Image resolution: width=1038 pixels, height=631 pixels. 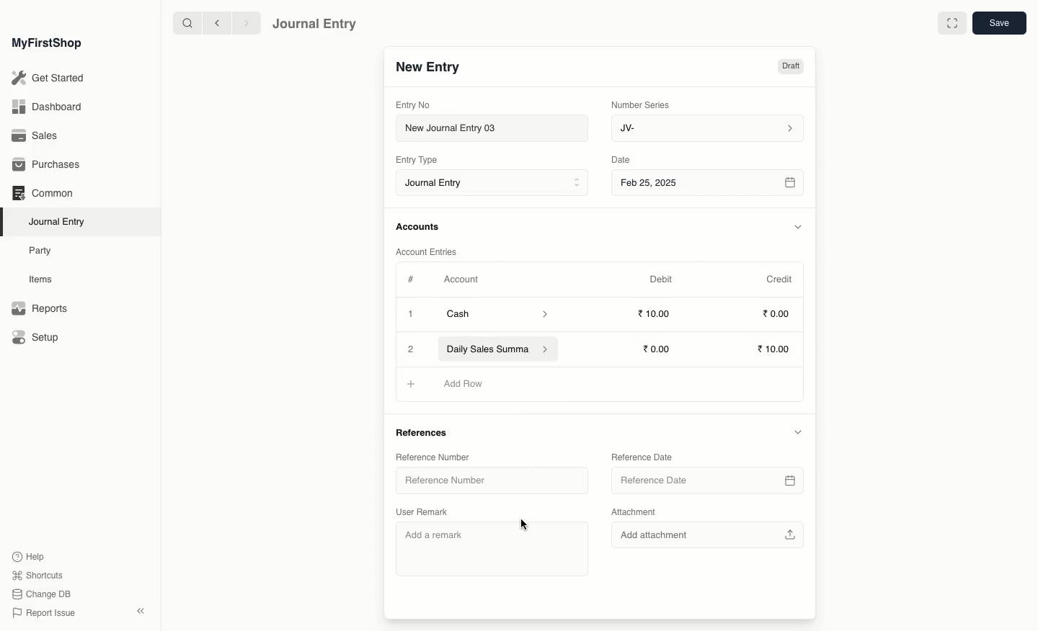 What do you see at coordinates (49, 79) in the screenshot?
I see `Get Started` at bounding box center [49, 79].